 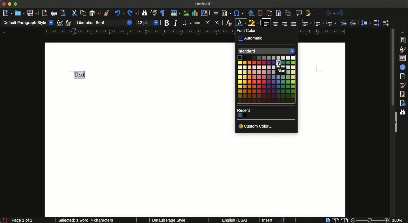 I want to click on Bold, so click(x=167, y=23).